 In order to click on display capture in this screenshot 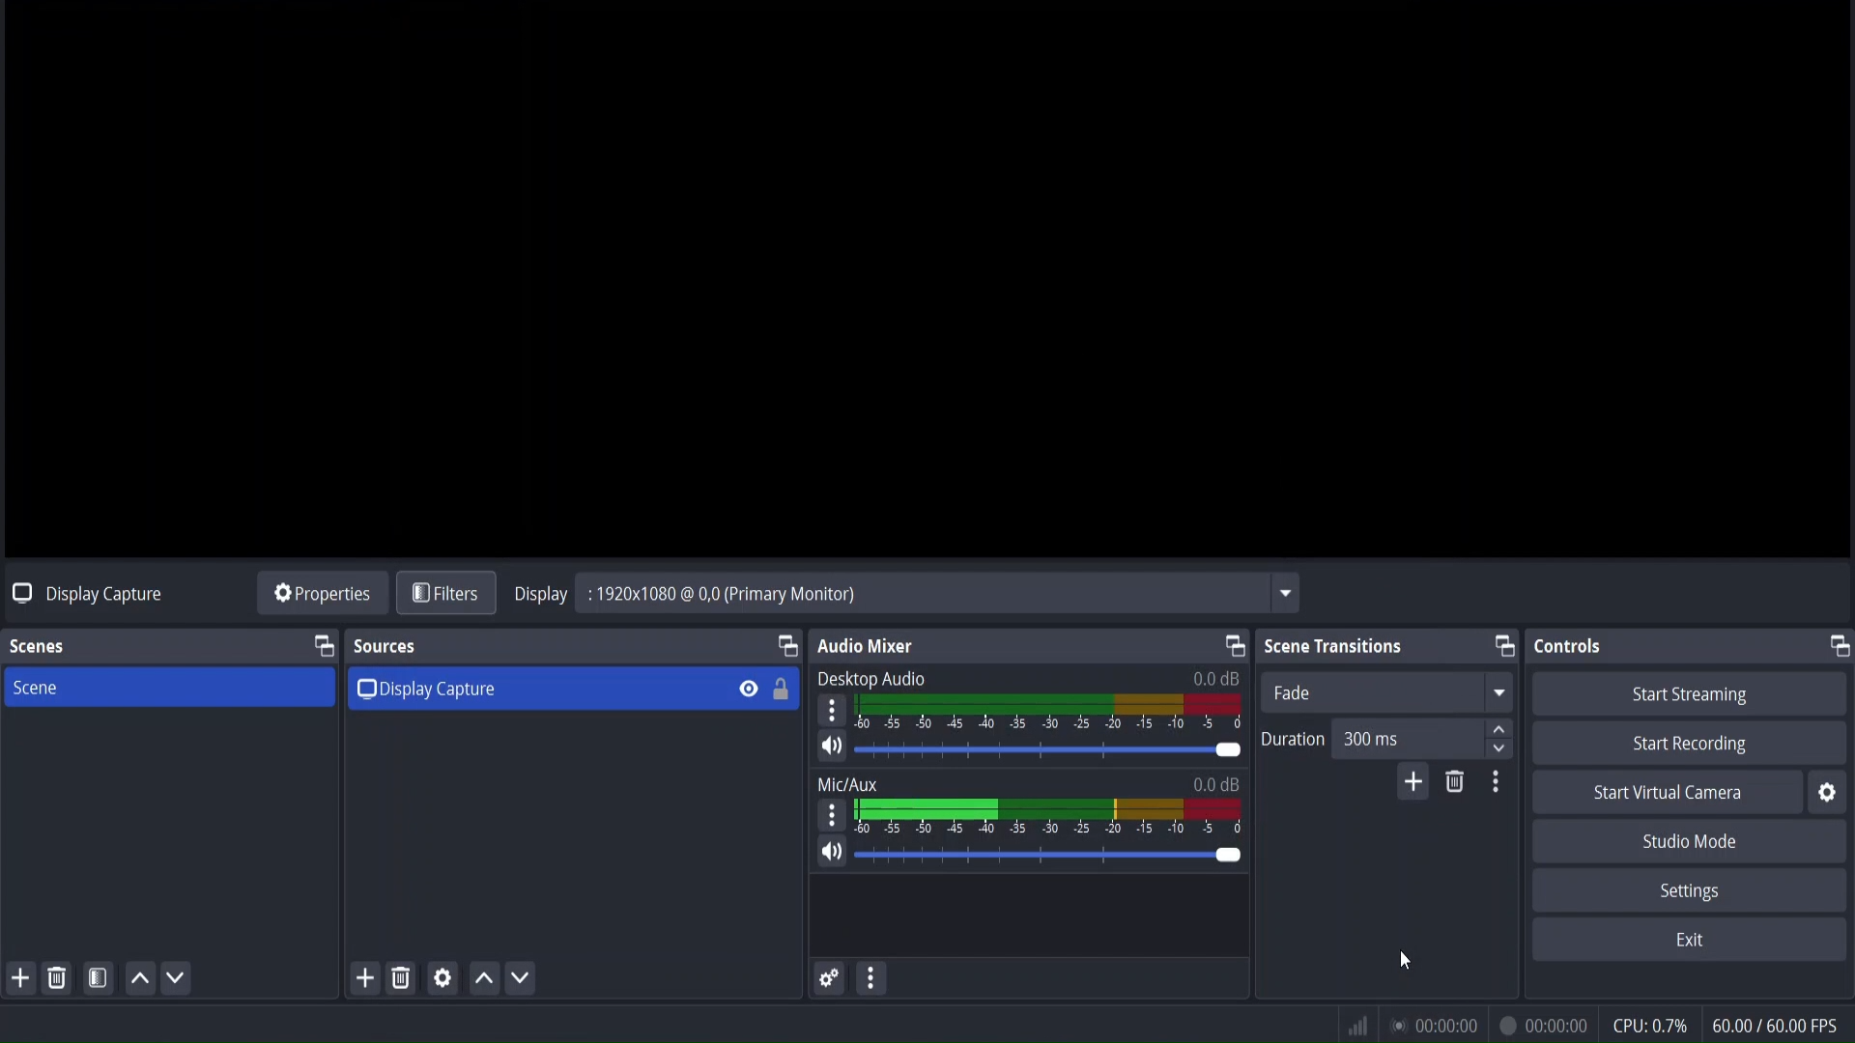, I will do `click(427, 690)`.